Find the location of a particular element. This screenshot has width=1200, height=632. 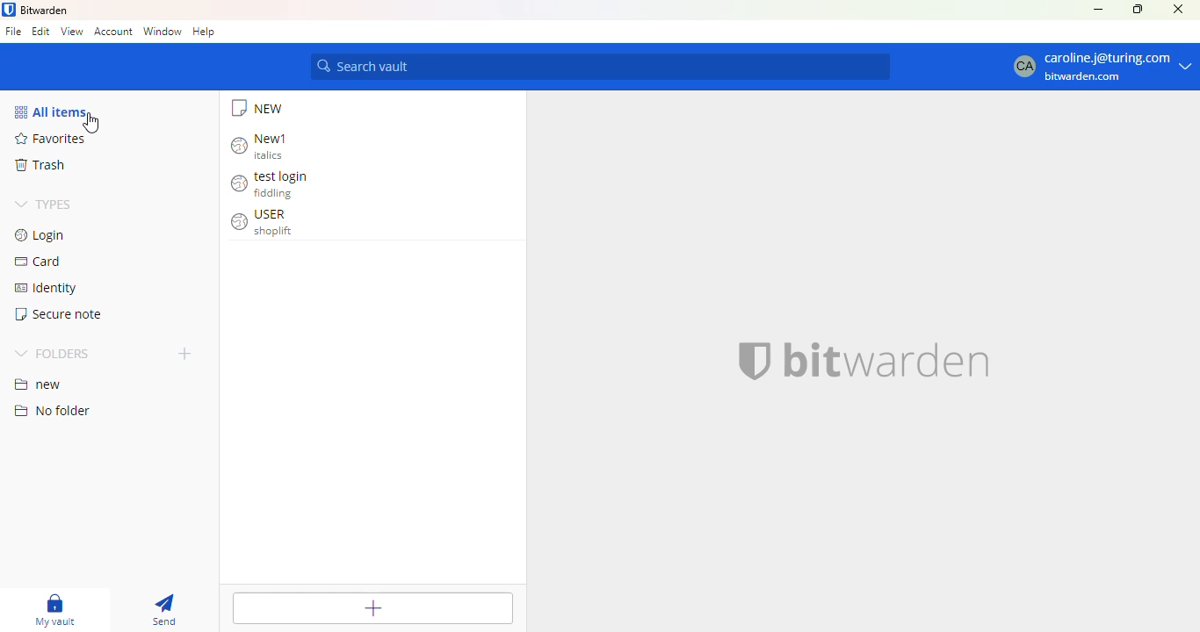

logo is located at coordinates (9, 10).